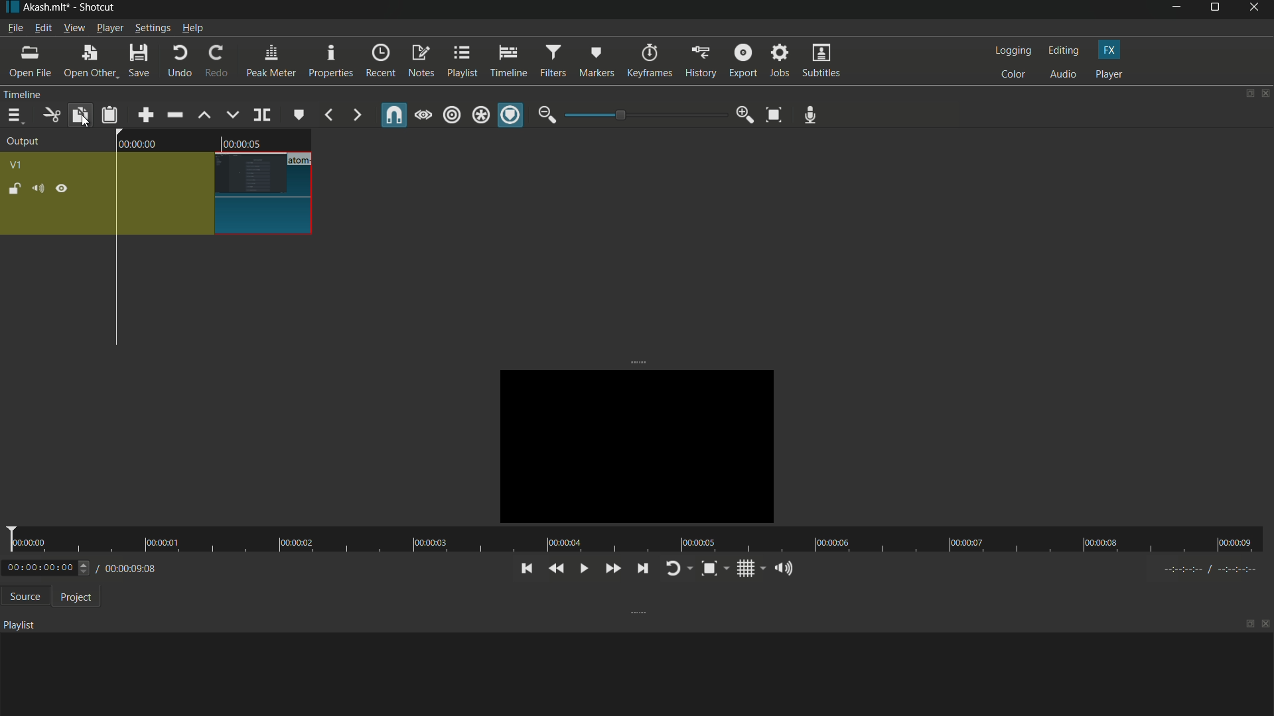 The height and width of the screenshot is (716, 1274). What do you see at coordinates (644, 115) in the screenshot?
I see `adjustment bar` at bounding box center [644, 115].